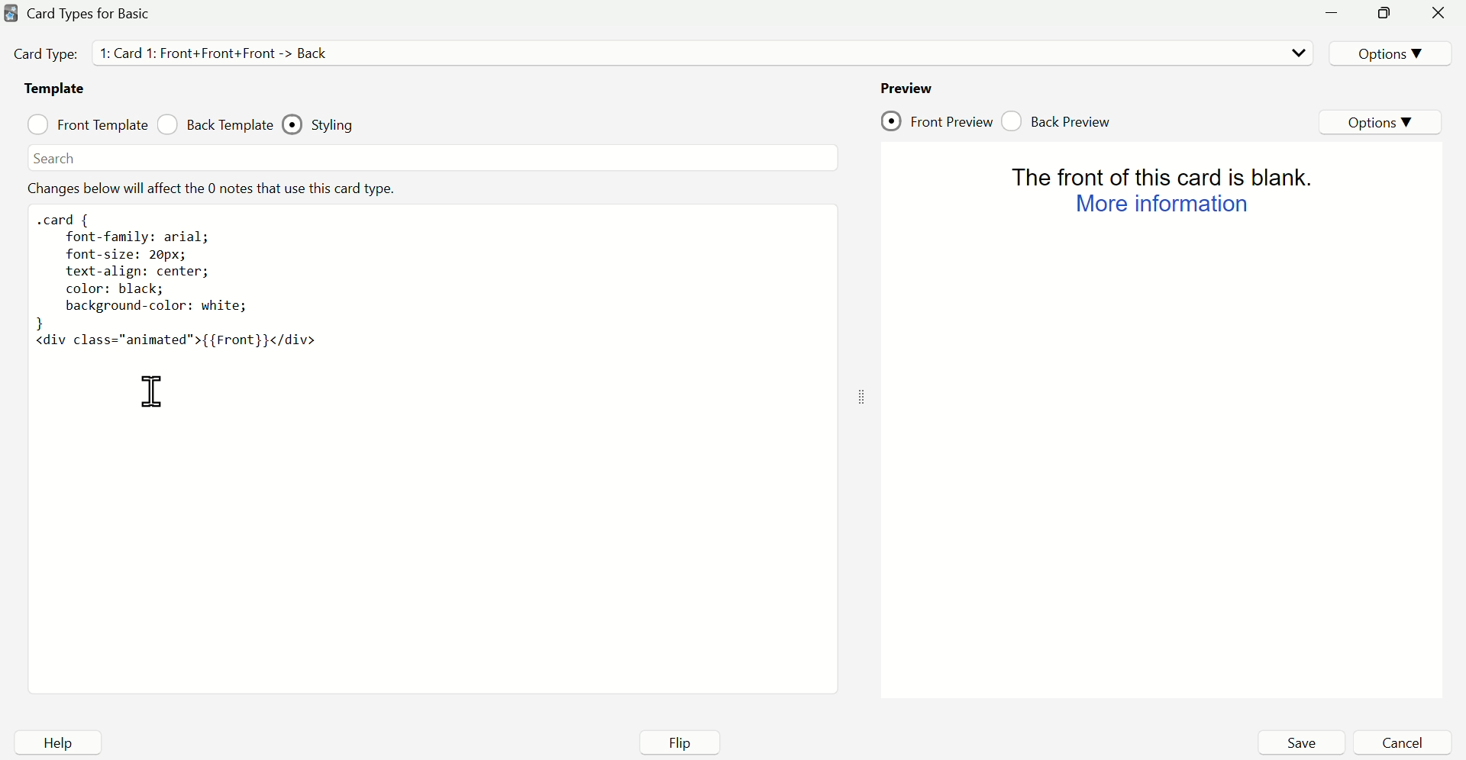  I want to click on Card Type, so click(95, 14).